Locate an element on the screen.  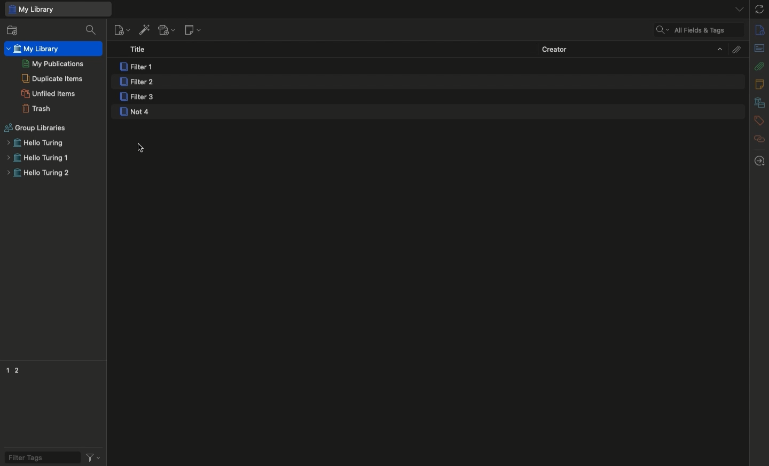
cursor is located at coordinates (144, 151).